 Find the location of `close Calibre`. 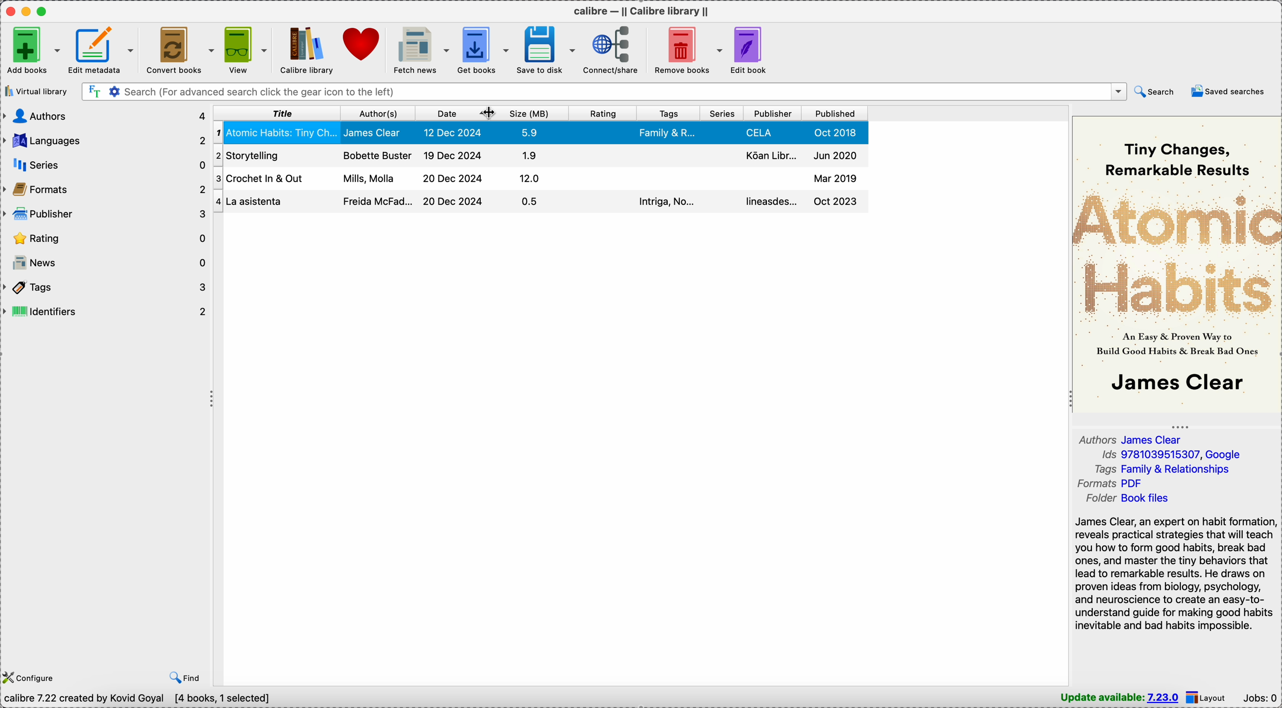

close Calibre is located at coordinates (9, 10).